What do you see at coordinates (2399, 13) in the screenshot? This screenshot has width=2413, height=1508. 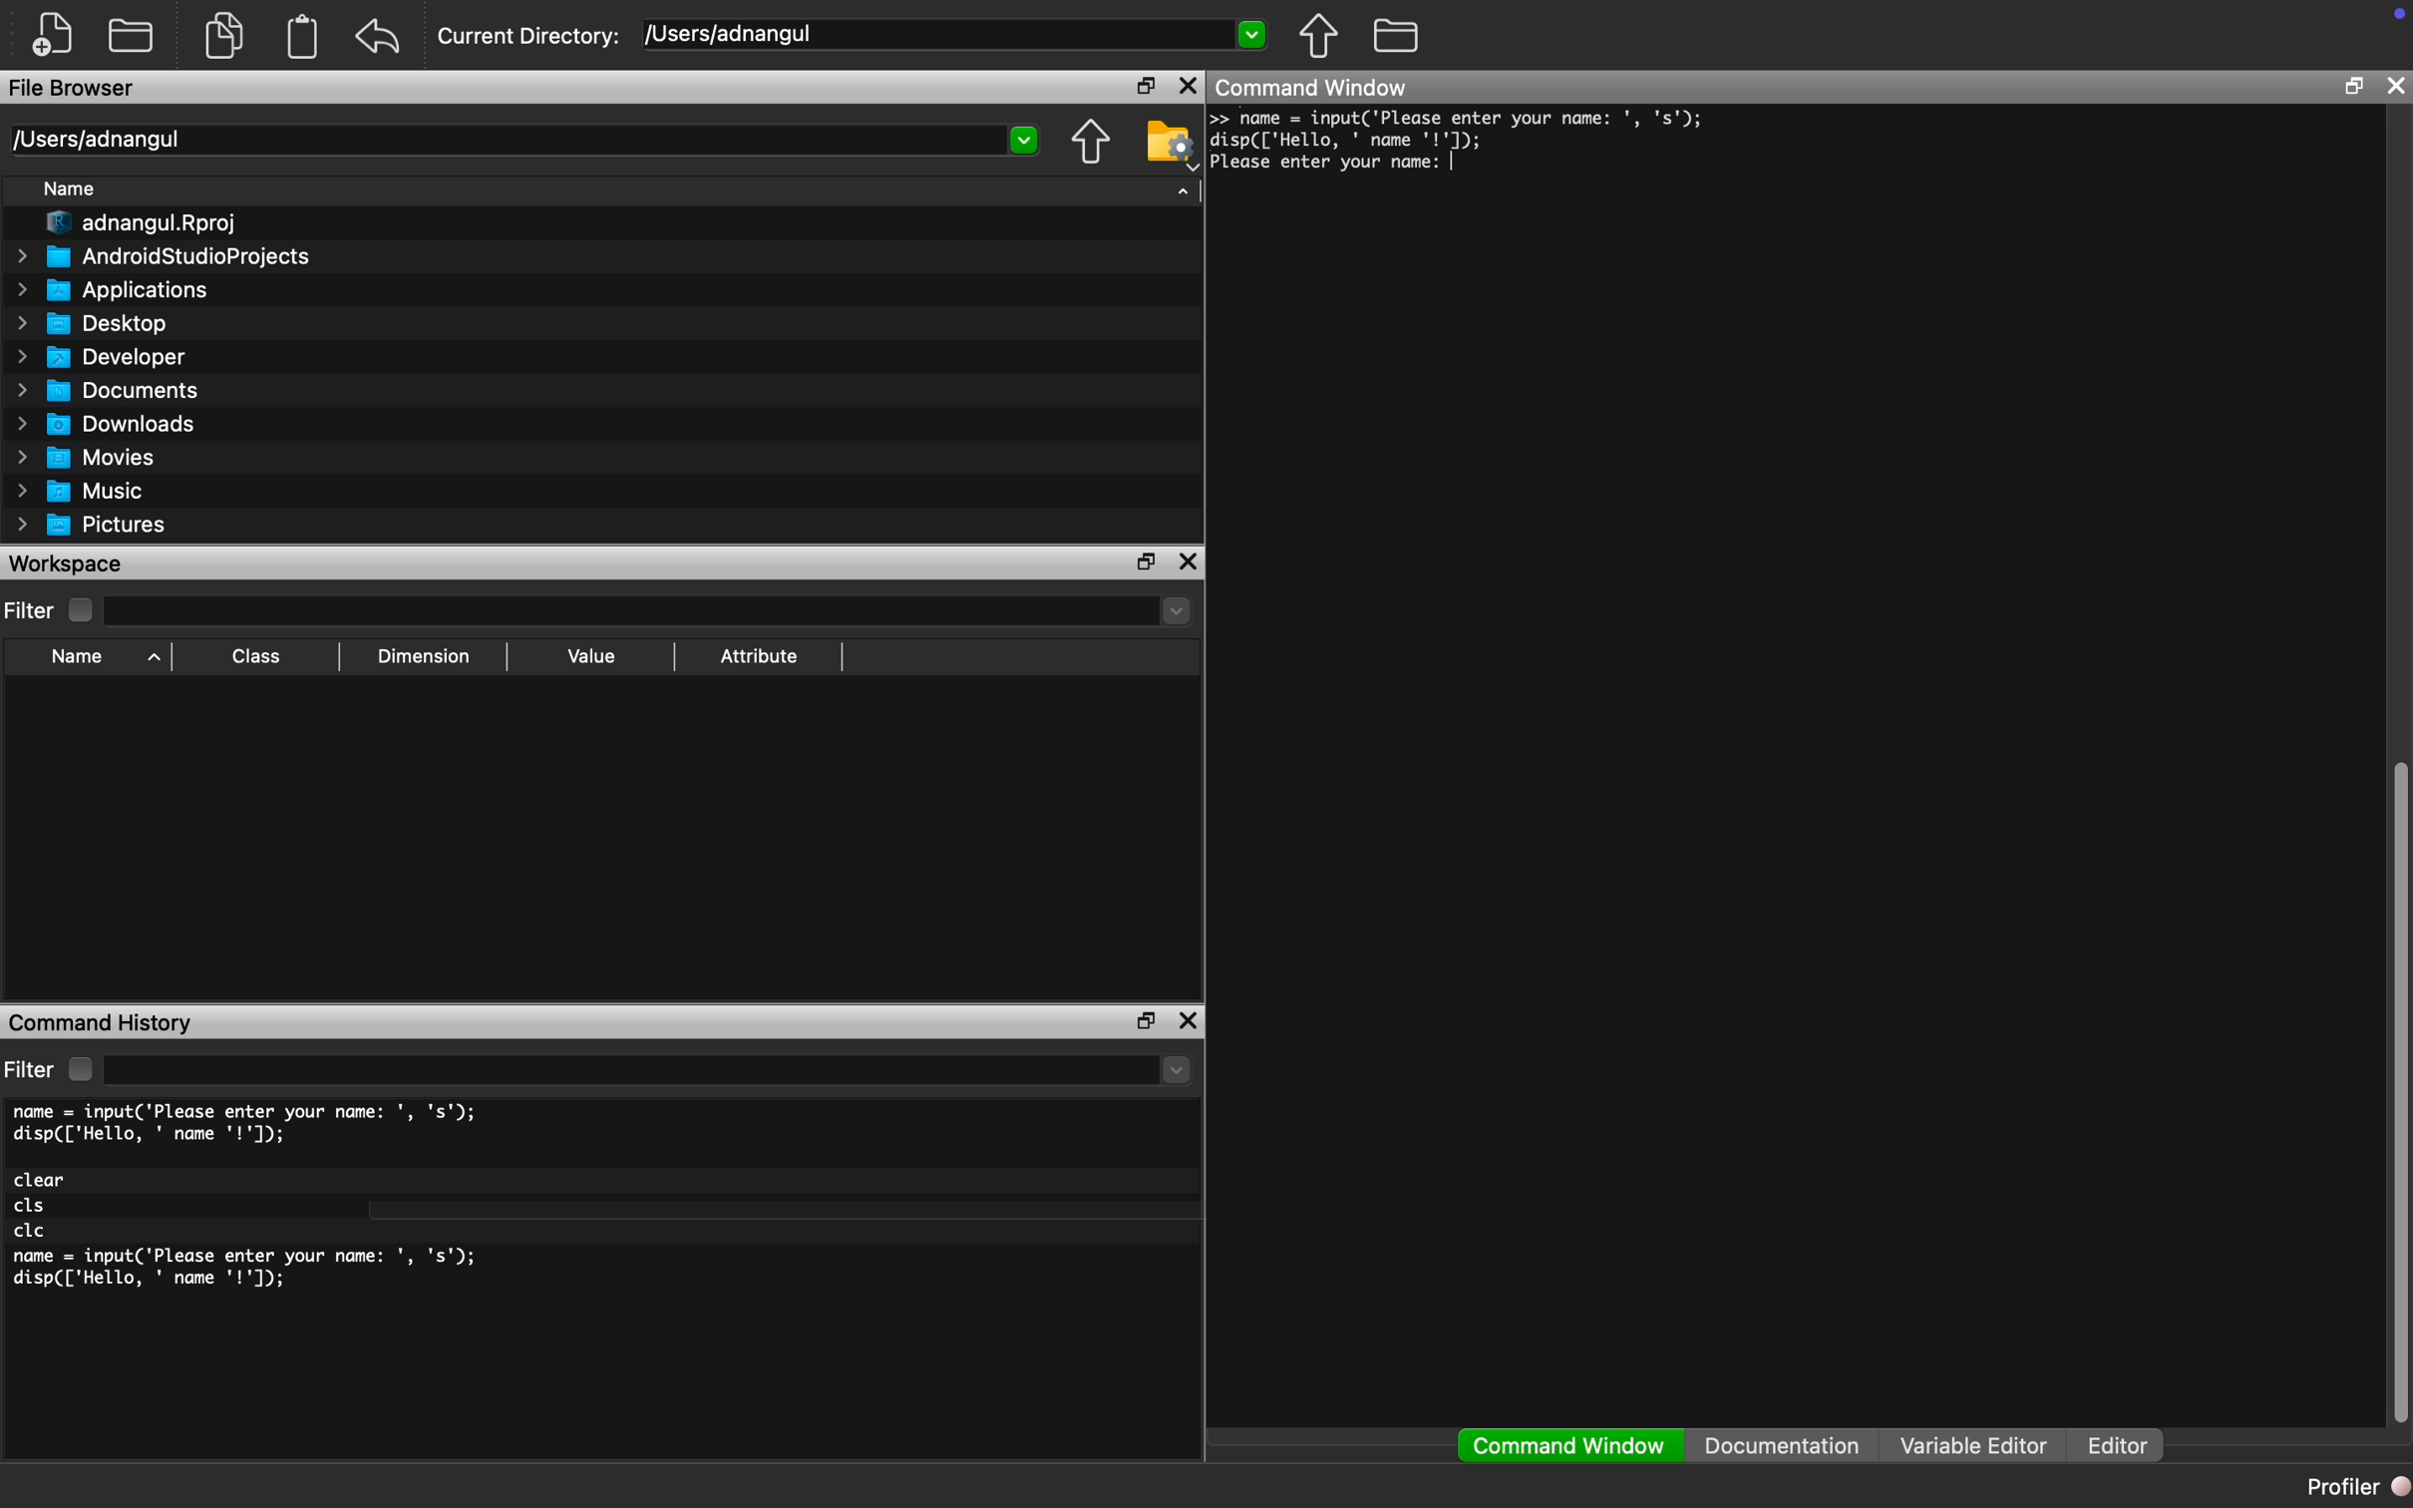 I see `icon` at bounding box center [2399, 13].